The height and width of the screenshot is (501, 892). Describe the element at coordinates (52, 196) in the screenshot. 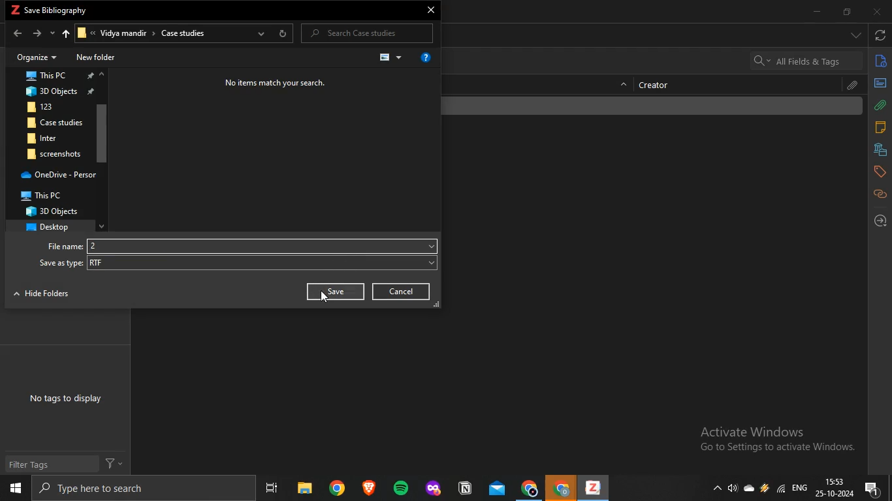

I see `? This PC` at that location.